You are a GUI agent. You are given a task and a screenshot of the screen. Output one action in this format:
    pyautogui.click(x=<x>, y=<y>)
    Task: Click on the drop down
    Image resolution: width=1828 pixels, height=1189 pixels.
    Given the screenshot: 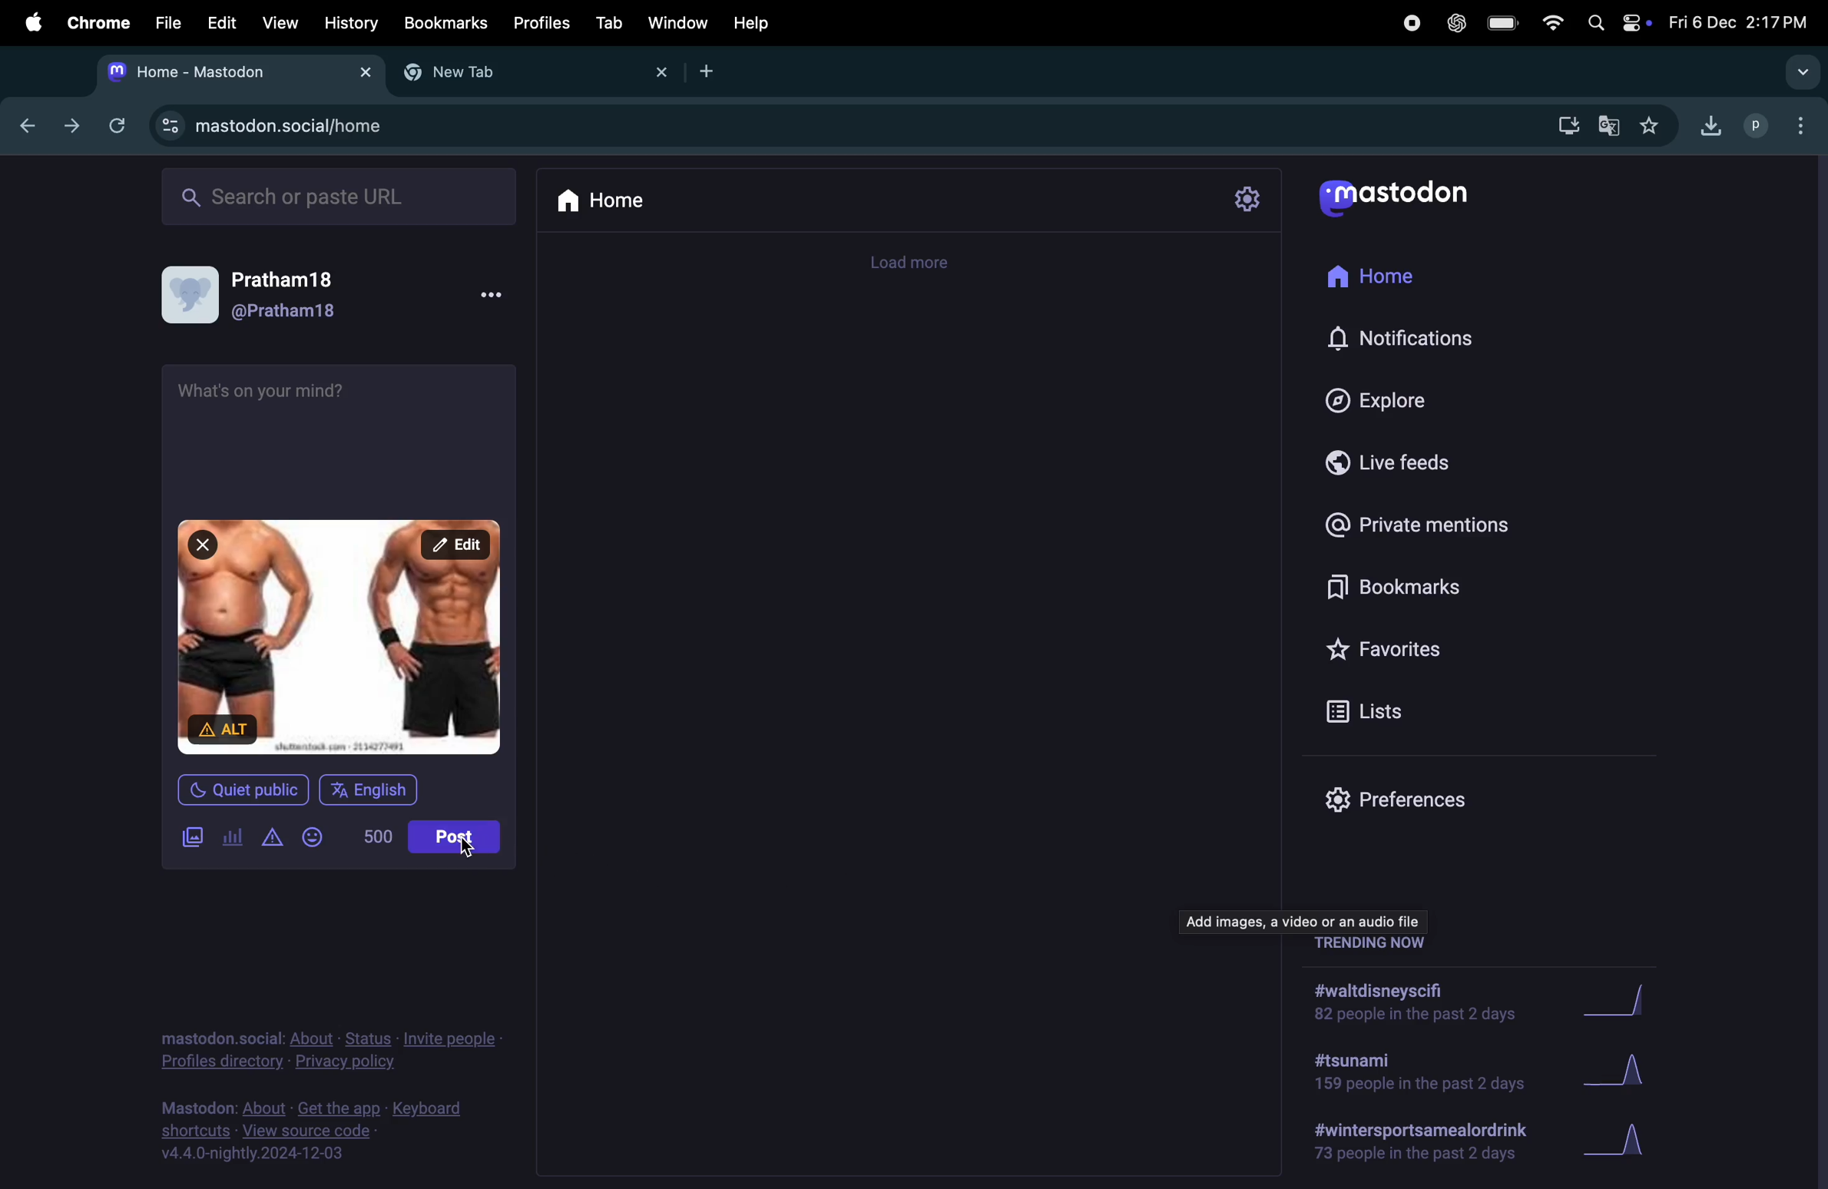 What is the action you would take?
    pyautogui.click(x=1806, y=73)
    